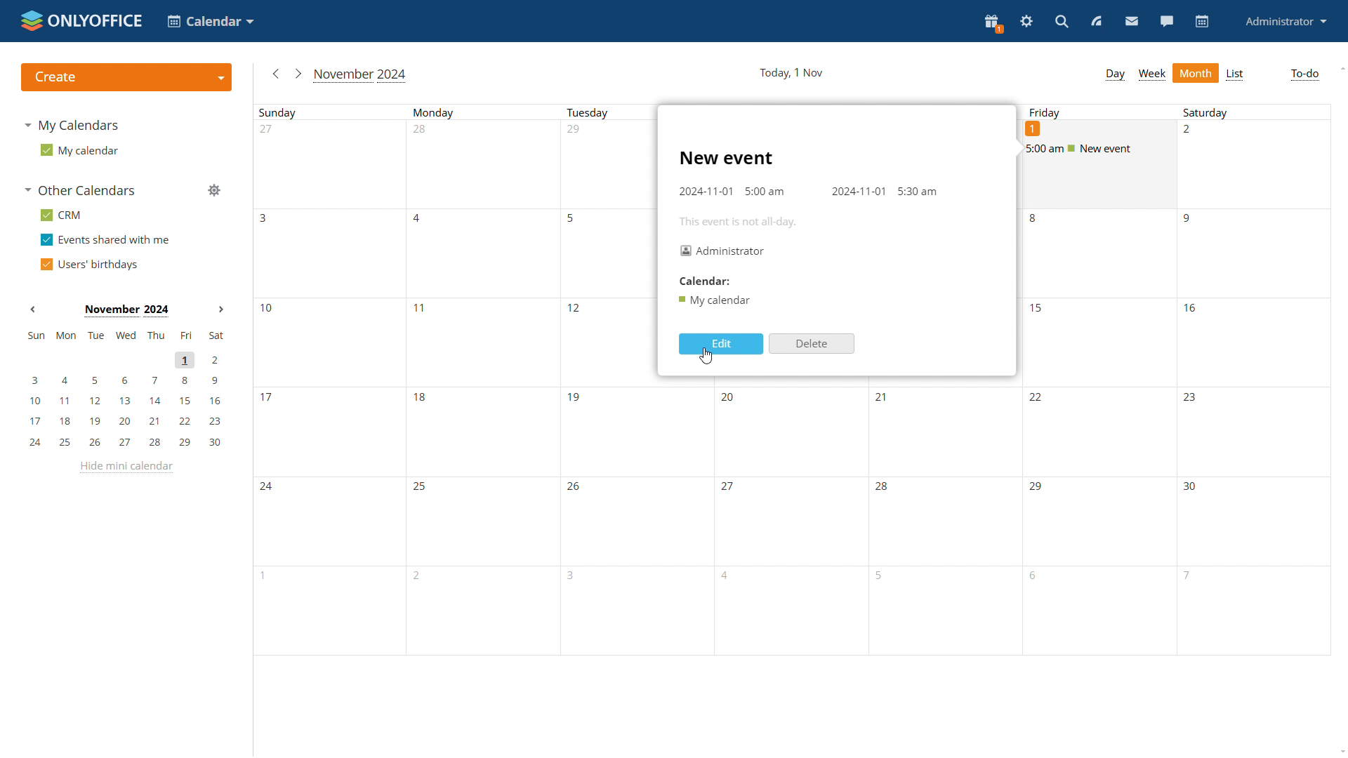  I want to click on settings, so click(1025, 22).